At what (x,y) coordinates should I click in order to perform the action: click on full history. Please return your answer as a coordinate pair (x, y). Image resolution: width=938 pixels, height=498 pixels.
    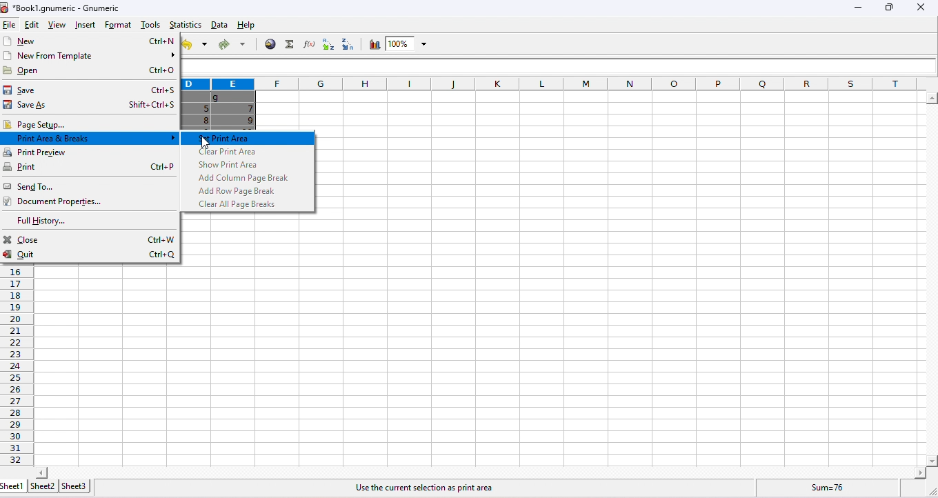
    Looking at the image, I should click on (47, 222).